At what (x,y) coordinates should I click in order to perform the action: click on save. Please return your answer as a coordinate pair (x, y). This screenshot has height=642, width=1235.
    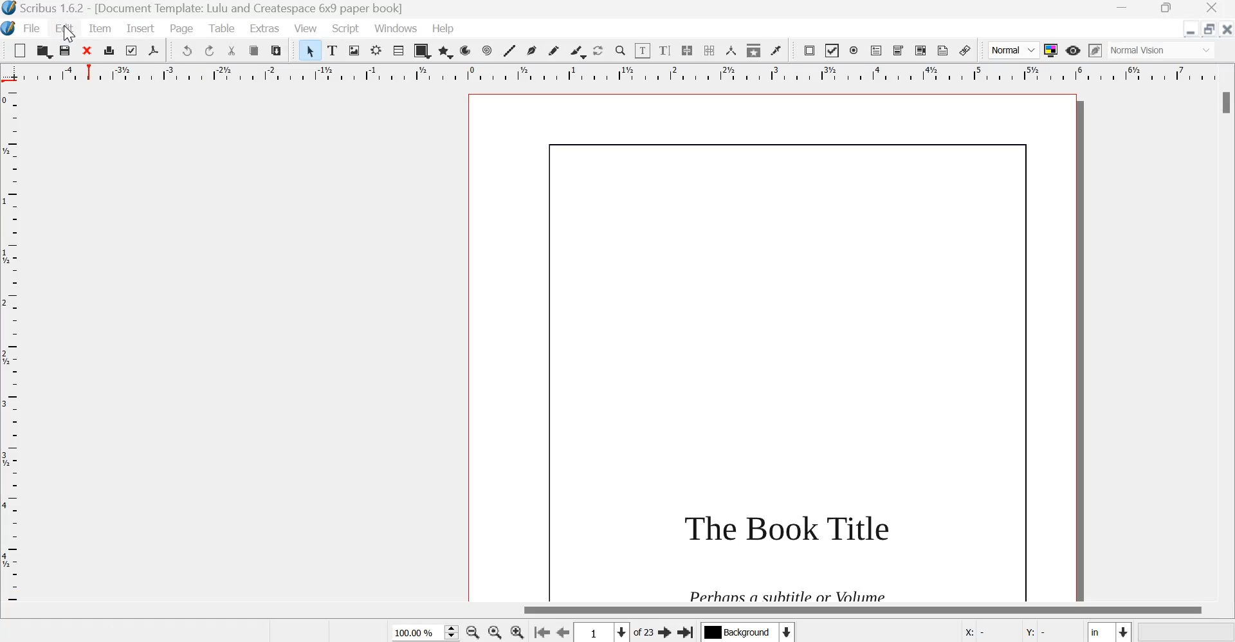
    Looking at the image, I should click on (66, 50).